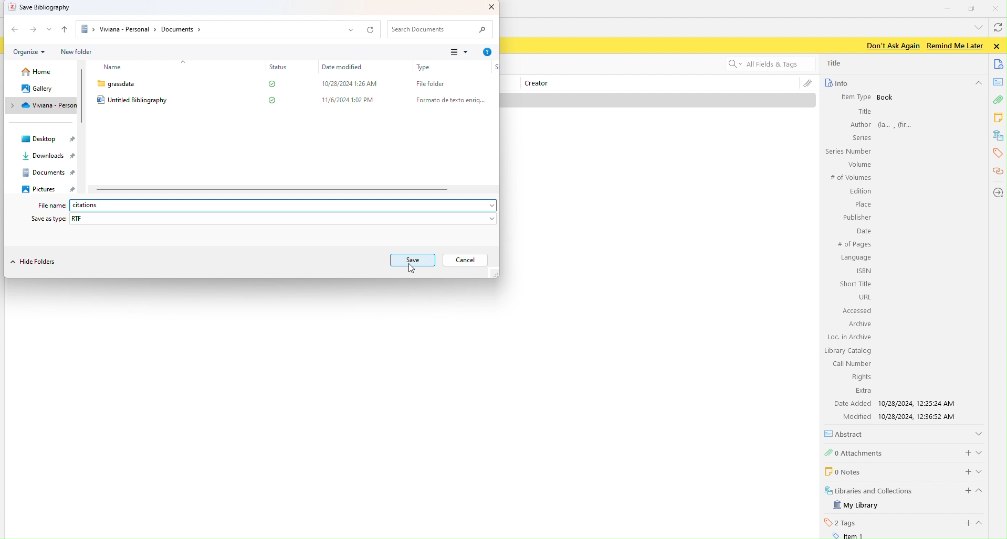 This screenshot has height=539, width=1007. I want to click on Help, so click(488, 52).